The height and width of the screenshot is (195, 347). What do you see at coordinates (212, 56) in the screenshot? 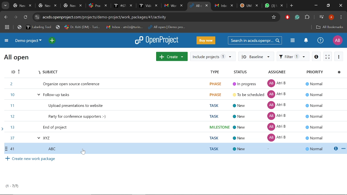
I see `Include projects` at bounding box center [212, 56].